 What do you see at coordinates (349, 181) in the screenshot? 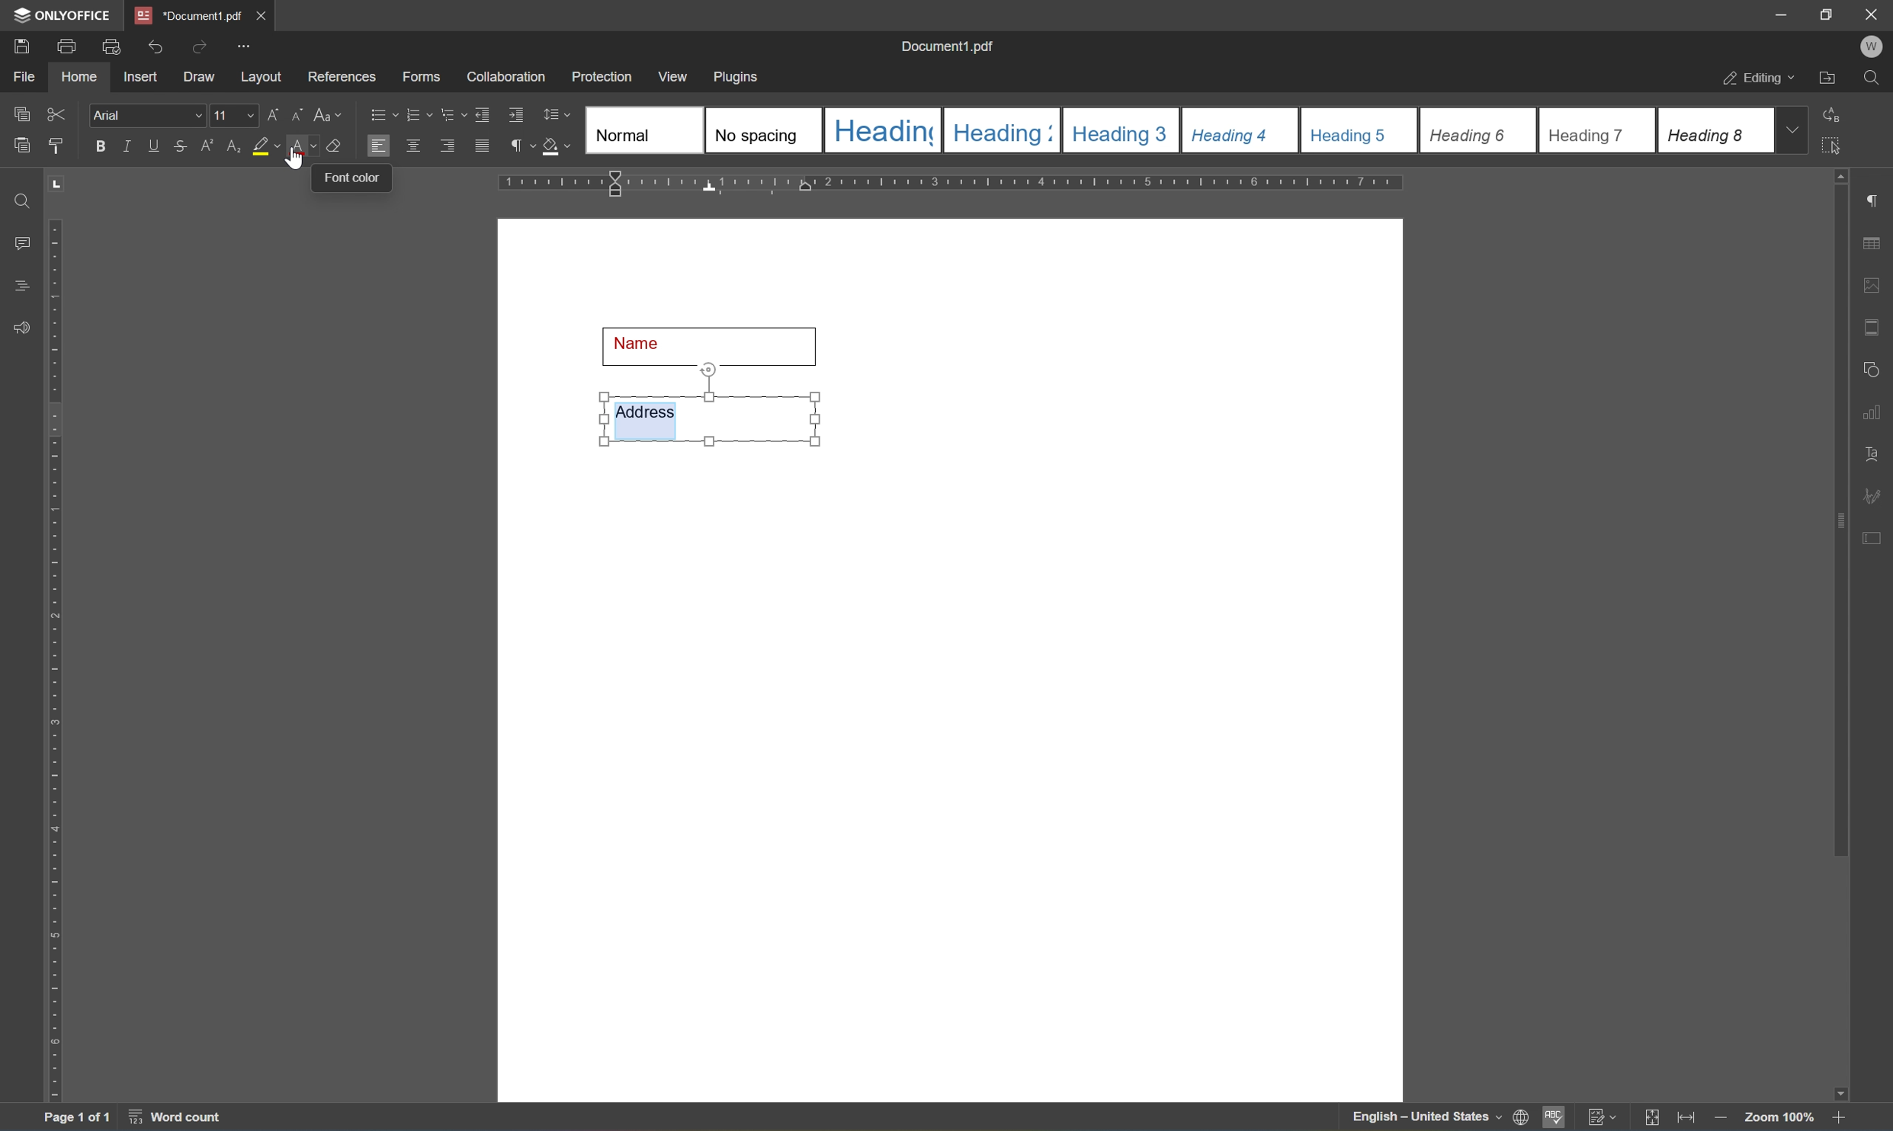
I see `font color` at bounding box center [349, 181].